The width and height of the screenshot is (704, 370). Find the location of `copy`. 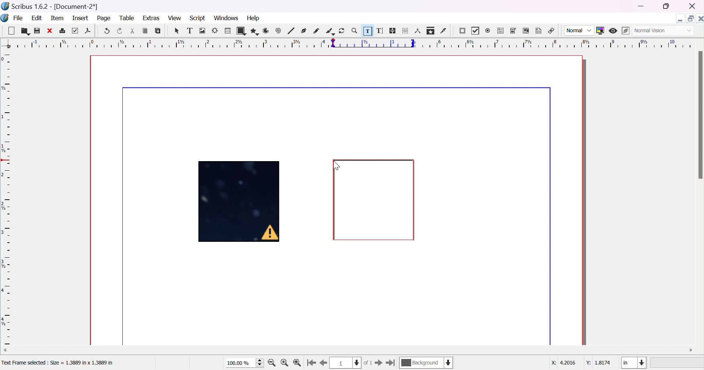

copy is located at coordinates (145, 31).